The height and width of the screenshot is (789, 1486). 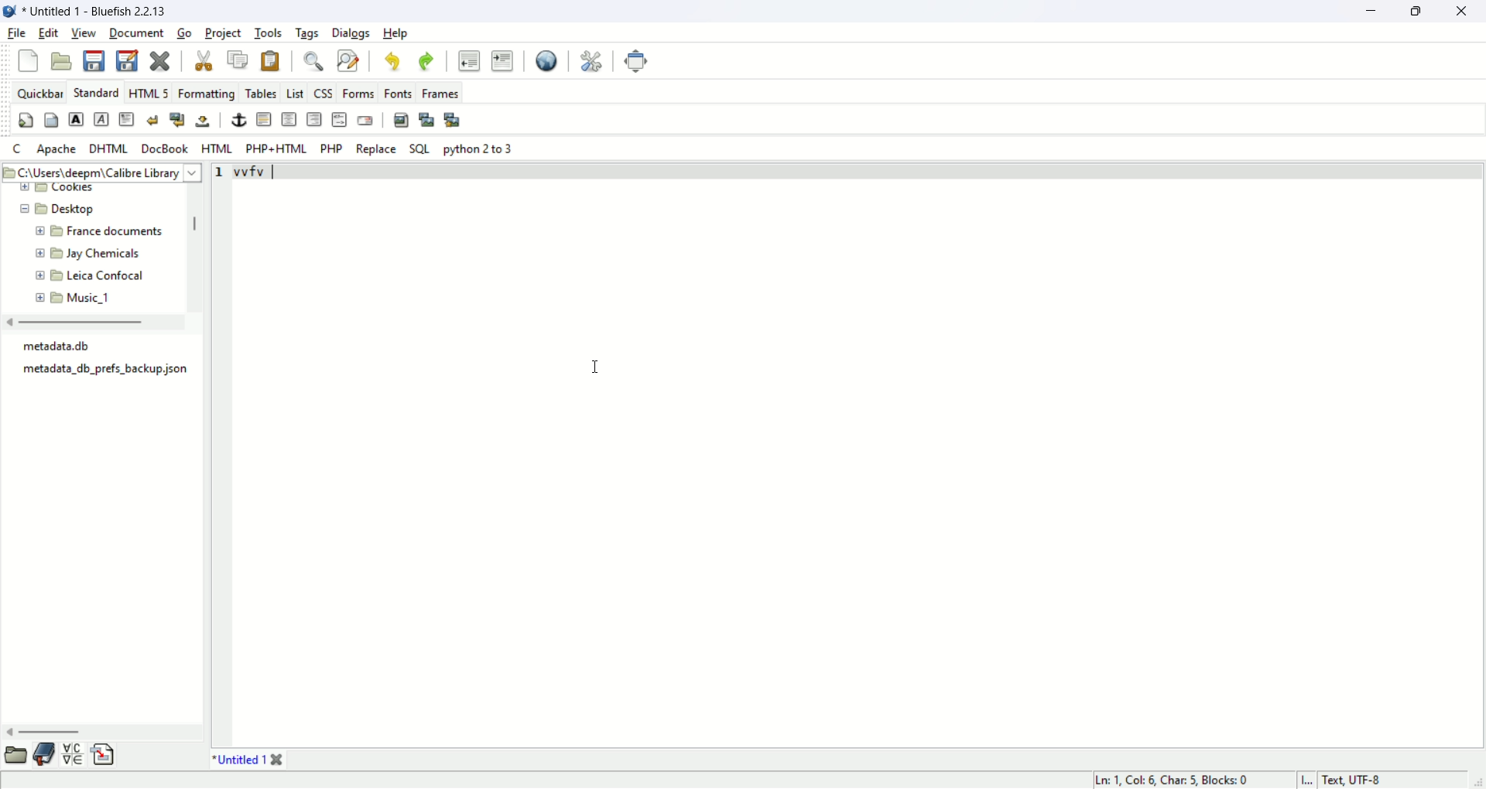 I want to click on file, so click(x=18, y=34).